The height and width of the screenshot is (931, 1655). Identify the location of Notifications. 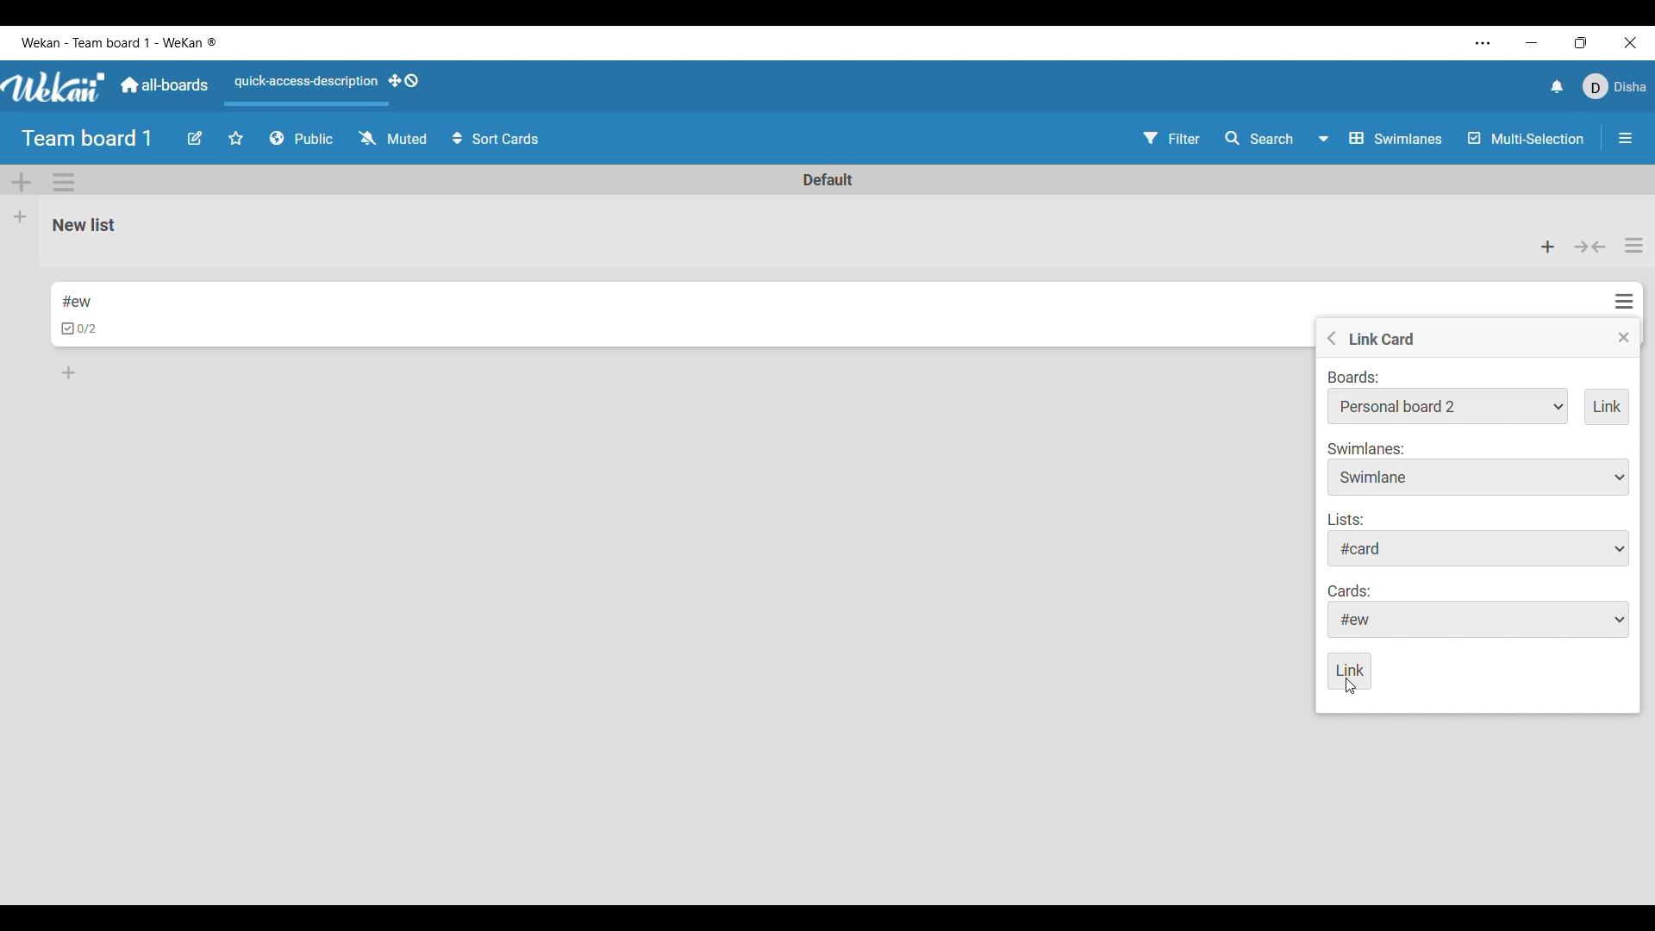
(1557, 86).